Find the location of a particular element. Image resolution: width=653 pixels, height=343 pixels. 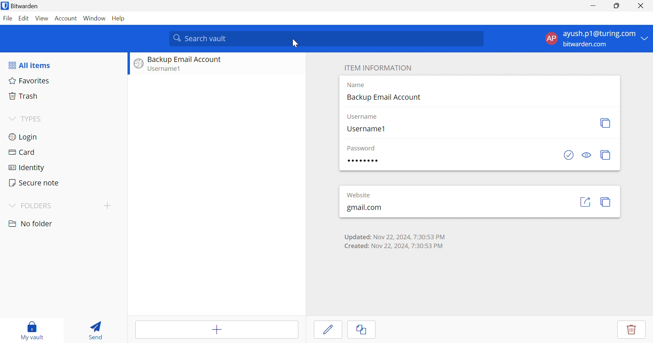

Edit is located at coordinates (24, 18).